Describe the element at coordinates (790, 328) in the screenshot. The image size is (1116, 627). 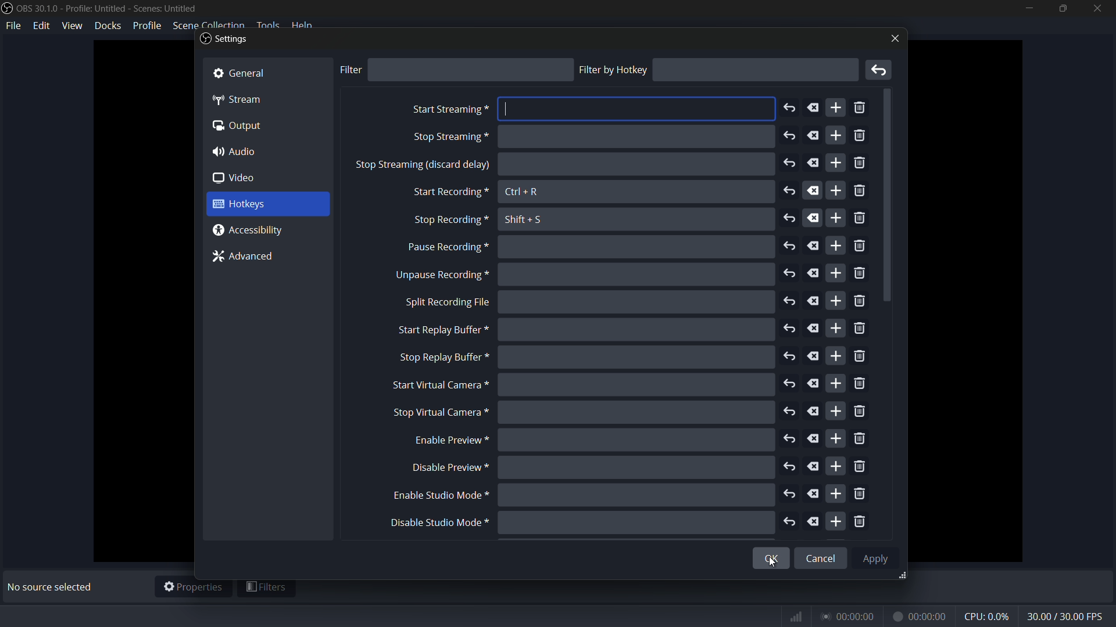
I see `undo` at that location.